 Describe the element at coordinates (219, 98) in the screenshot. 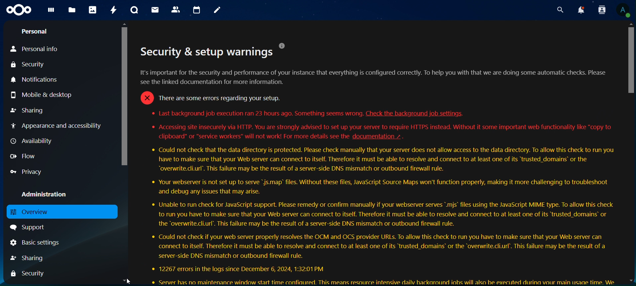

I see `There are some errors regarding your setup.` at that location.